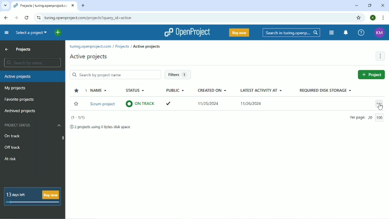  Describe the element at coordinates (291, 32) in the screenshot. I see `Search` at that location.